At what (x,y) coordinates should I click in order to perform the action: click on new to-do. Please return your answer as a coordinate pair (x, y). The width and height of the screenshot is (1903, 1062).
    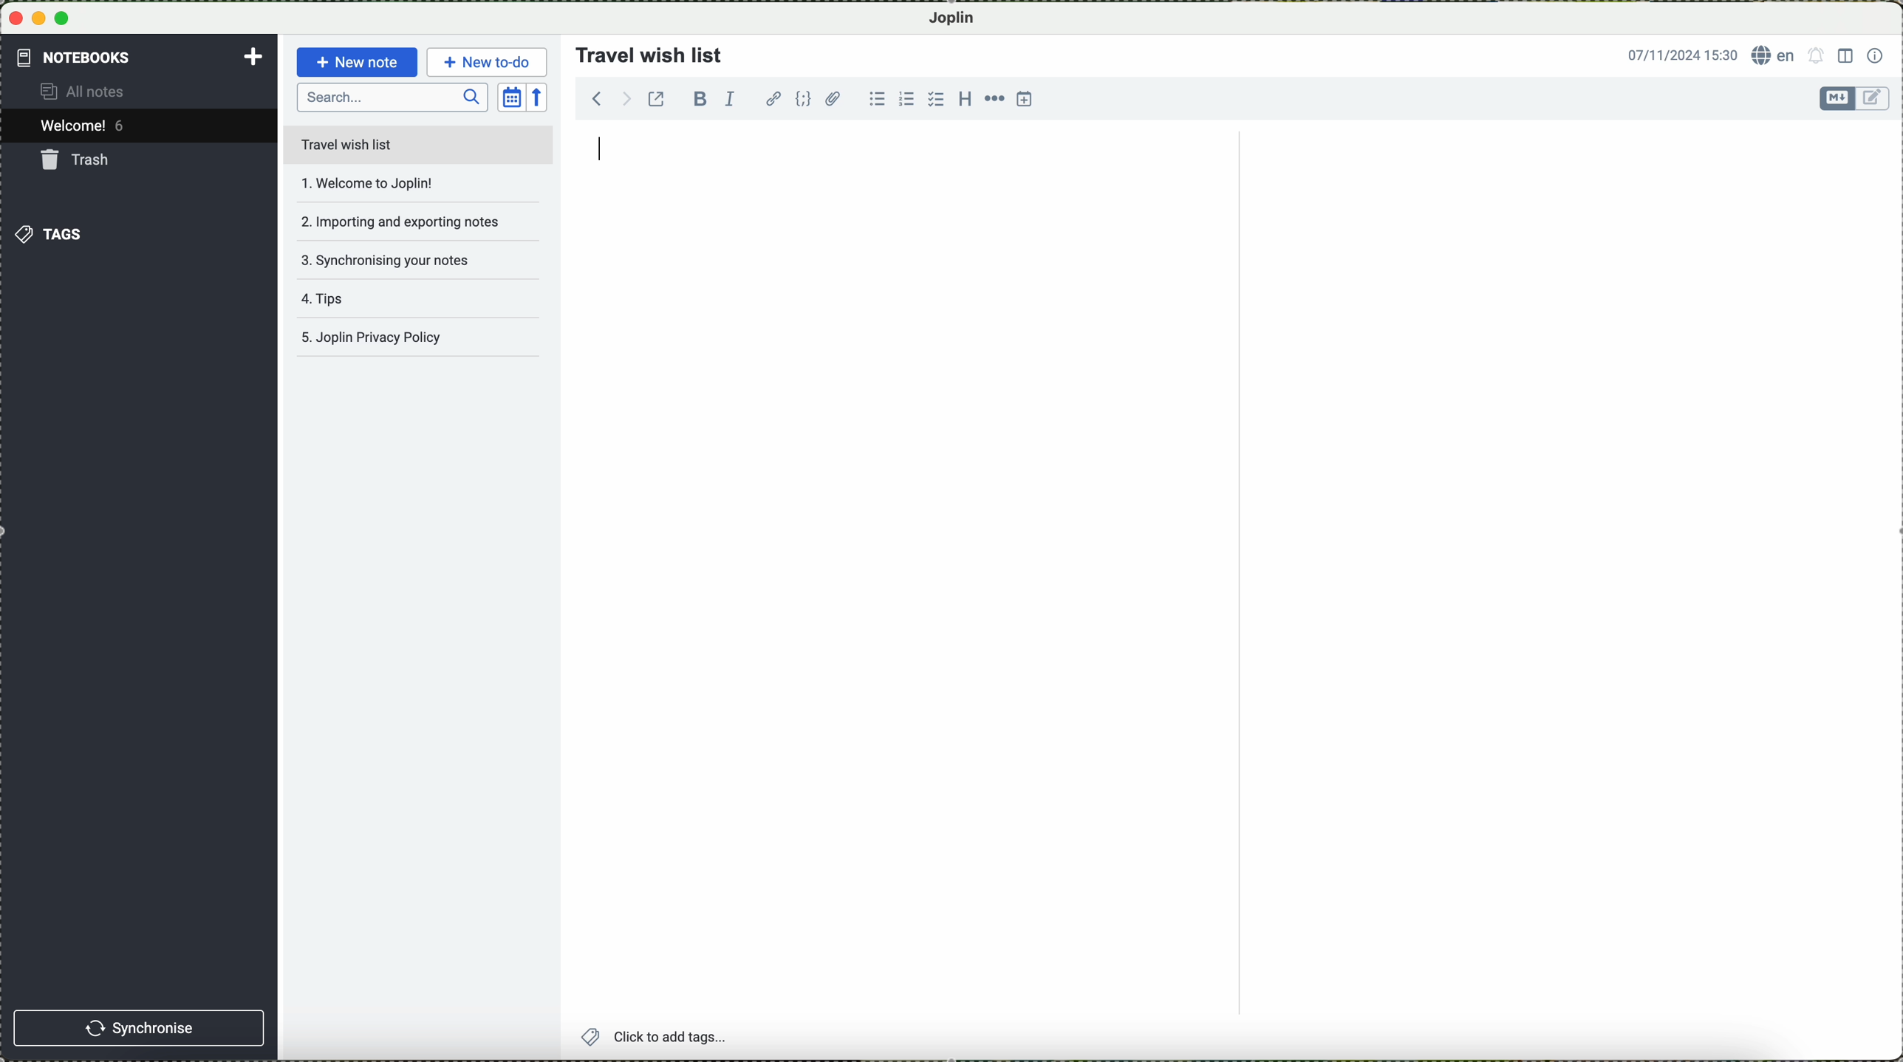
    Looking at the image, I should click on (486, 60).